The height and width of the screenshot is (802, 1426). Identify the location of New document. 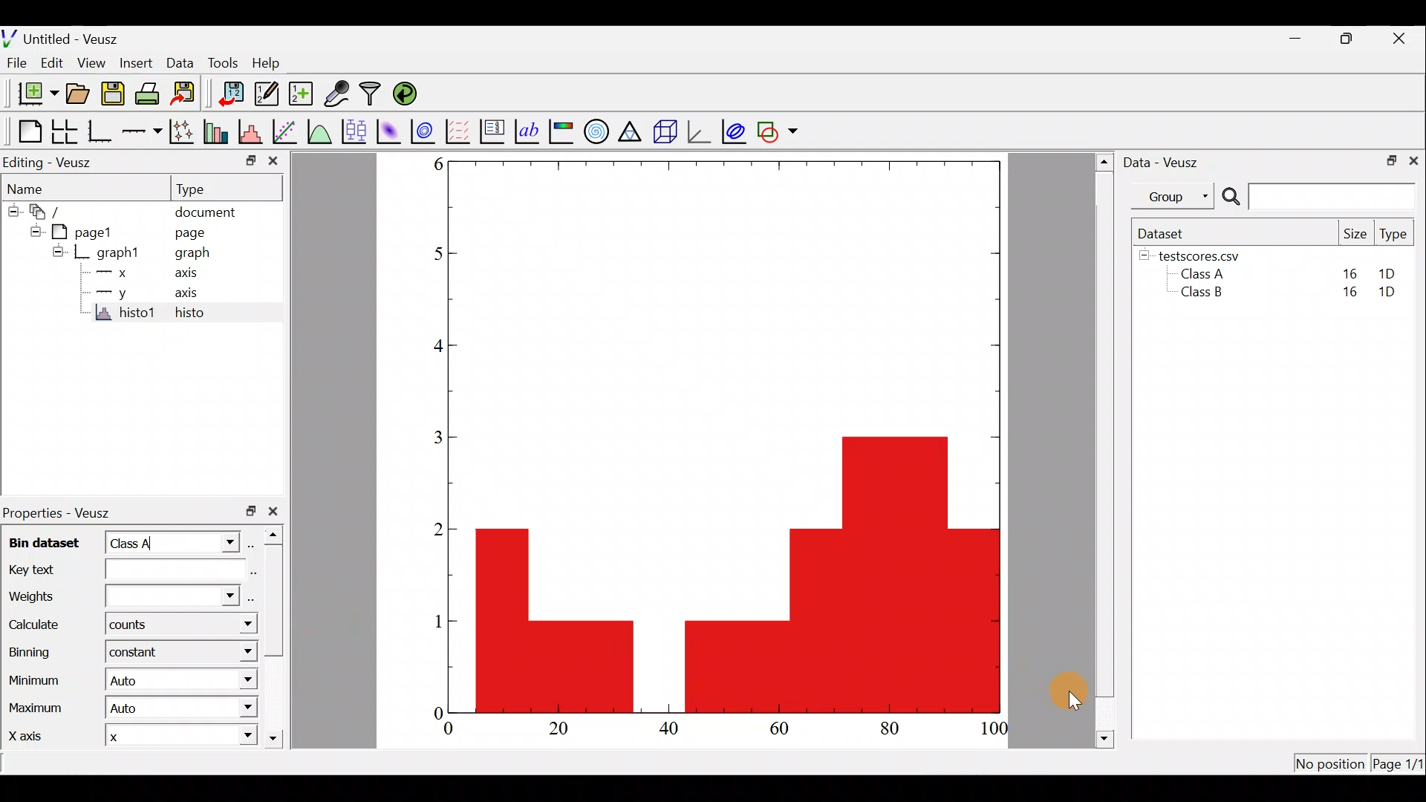
(31, 93).